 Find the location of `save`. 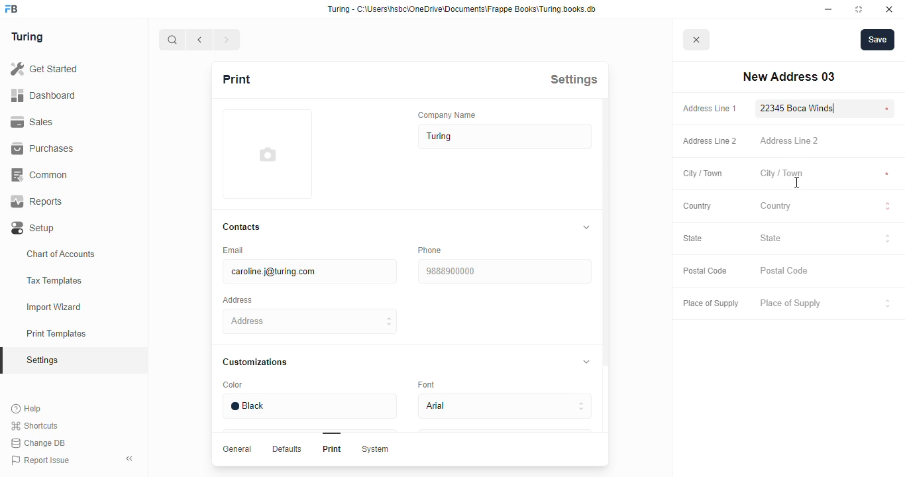

save is located at coordinates (878, 40).